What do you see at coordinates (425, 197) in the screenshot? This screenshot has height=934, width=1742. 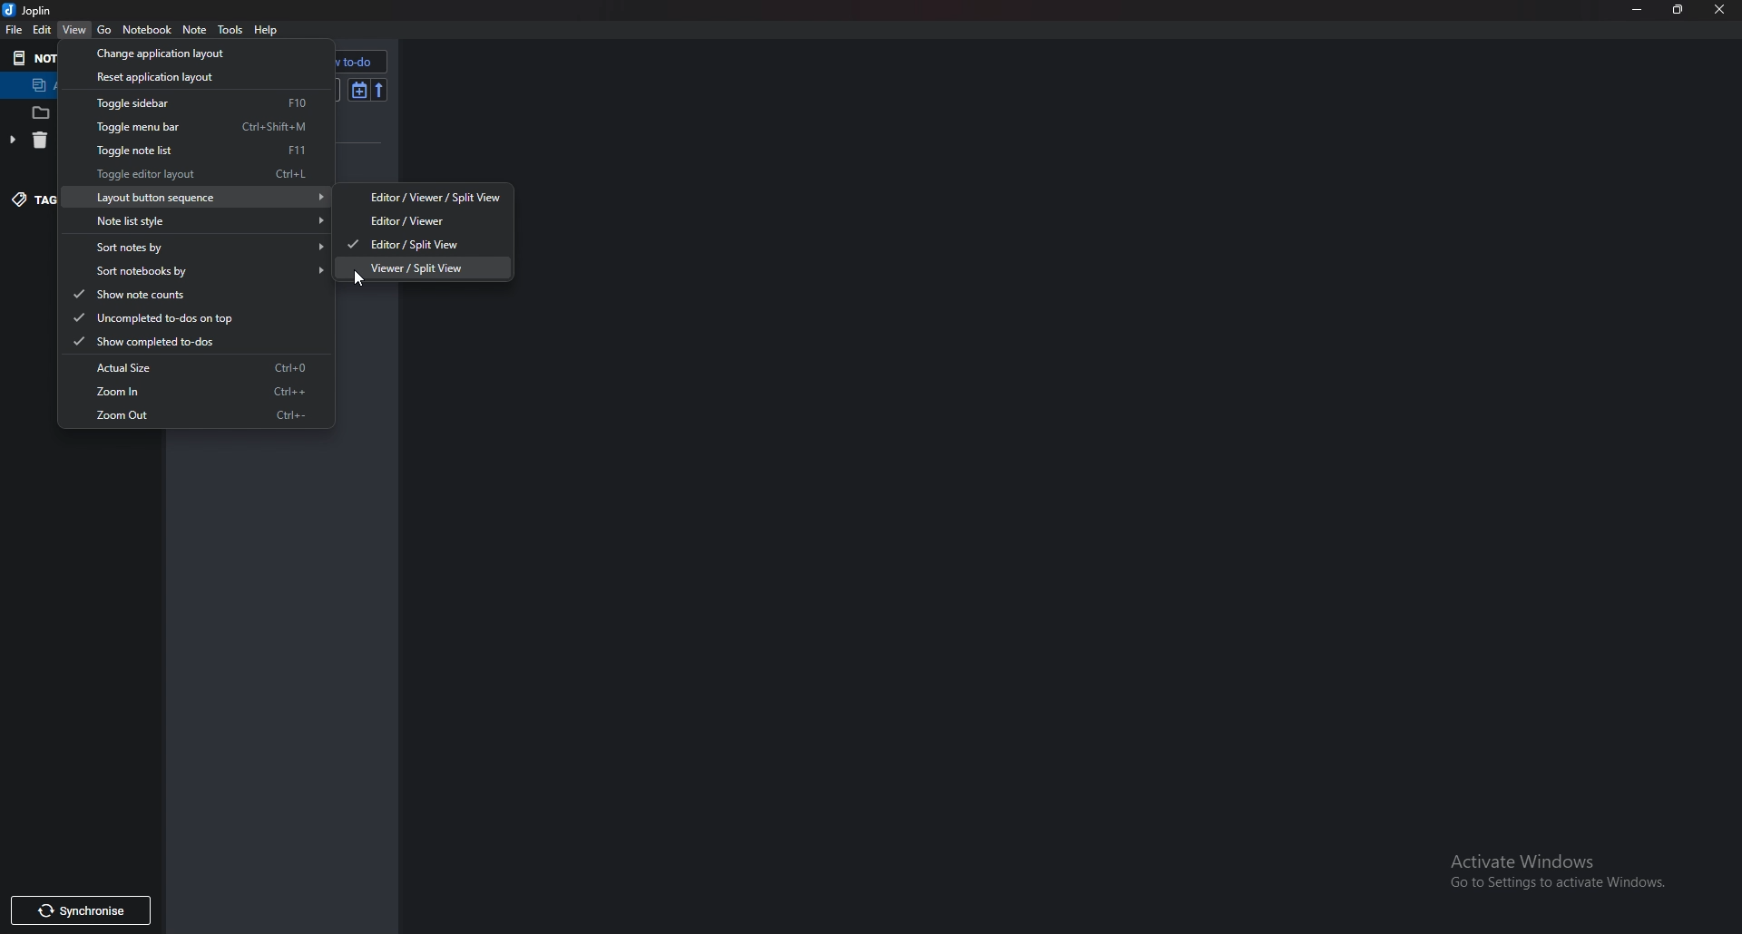 I see `editor/ viewer /Splitview` at bounding box center [425, 197].